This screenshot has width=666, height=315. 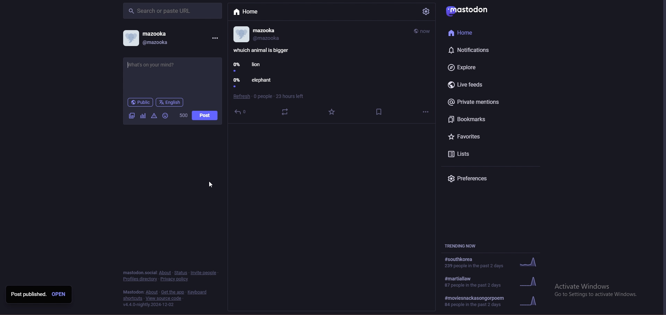 I want to click on about, so click(x=152, y=292).